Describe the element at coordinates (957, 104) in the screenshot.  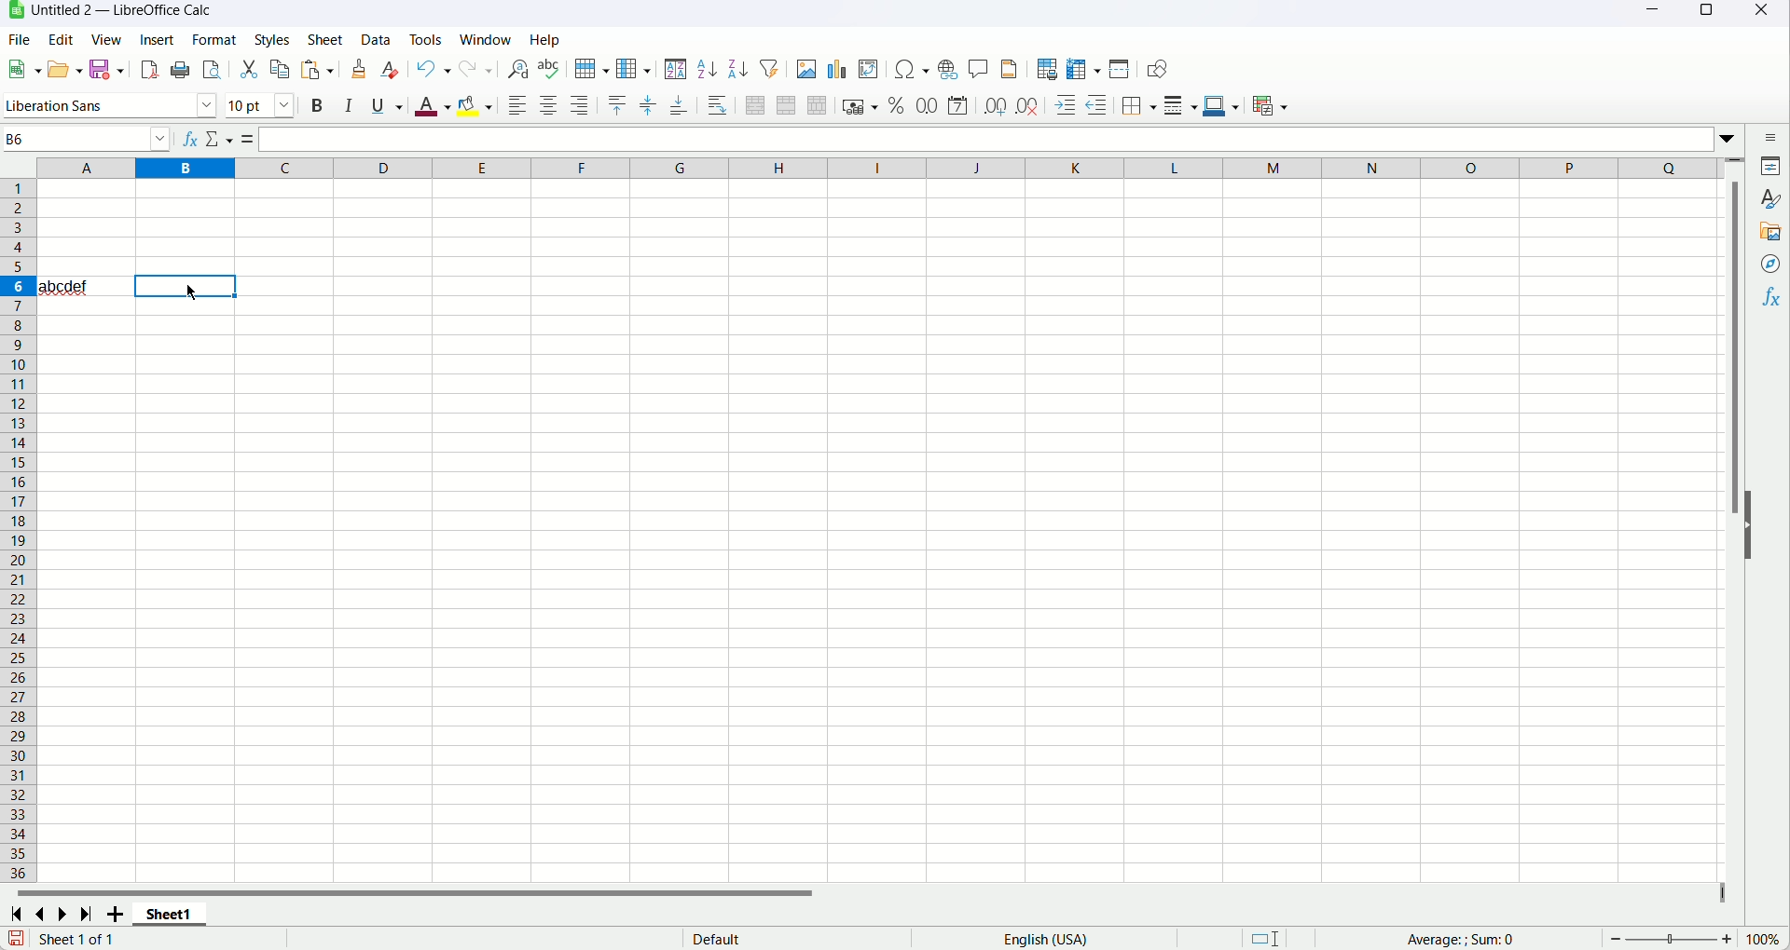
I see `format as date` at that location.